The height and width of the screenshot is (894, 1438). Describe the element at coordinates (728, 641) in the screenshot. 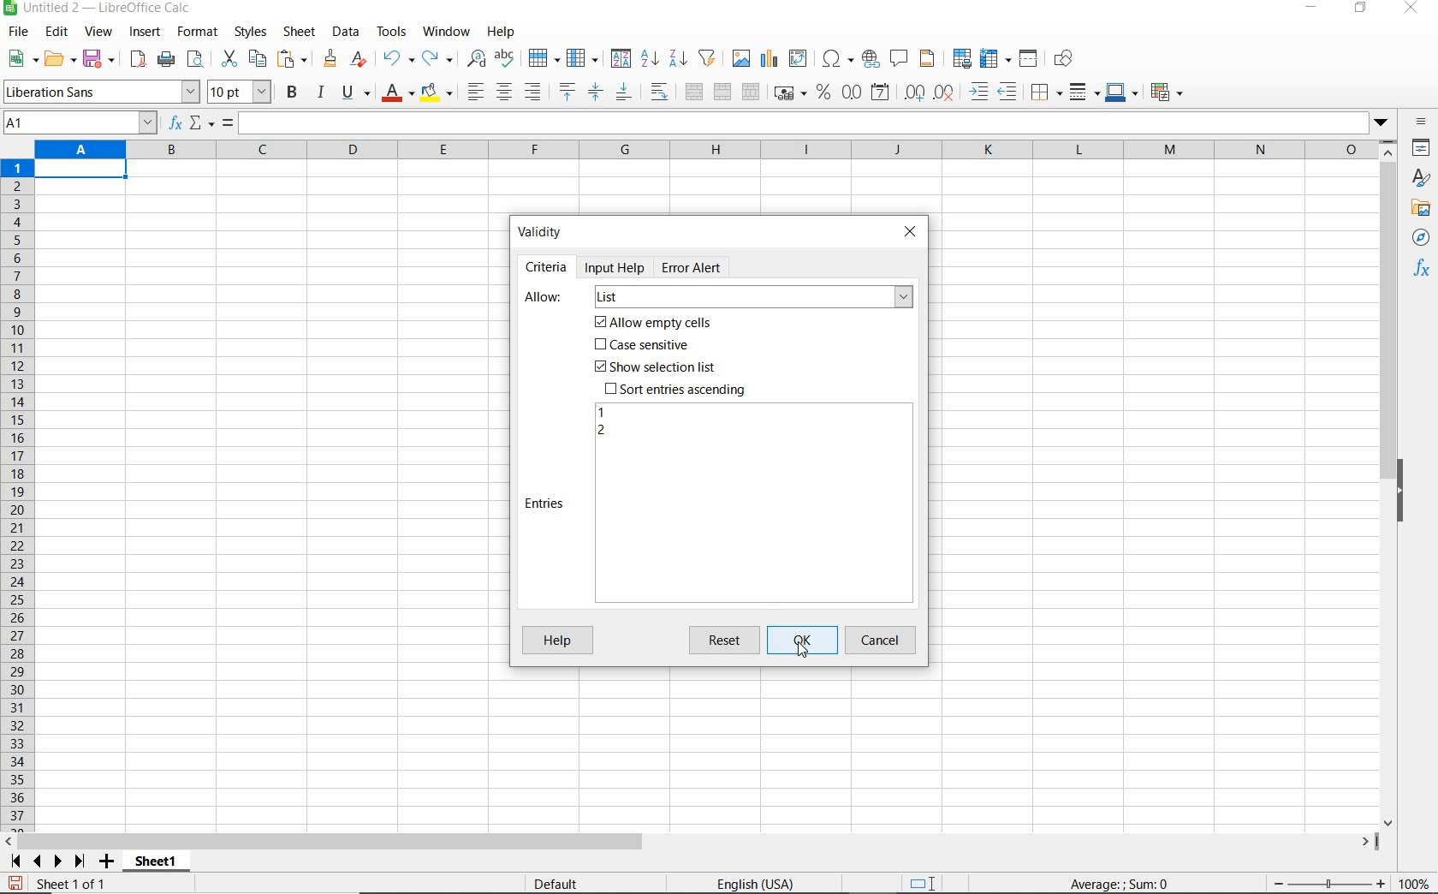

I see `reset` at that location.